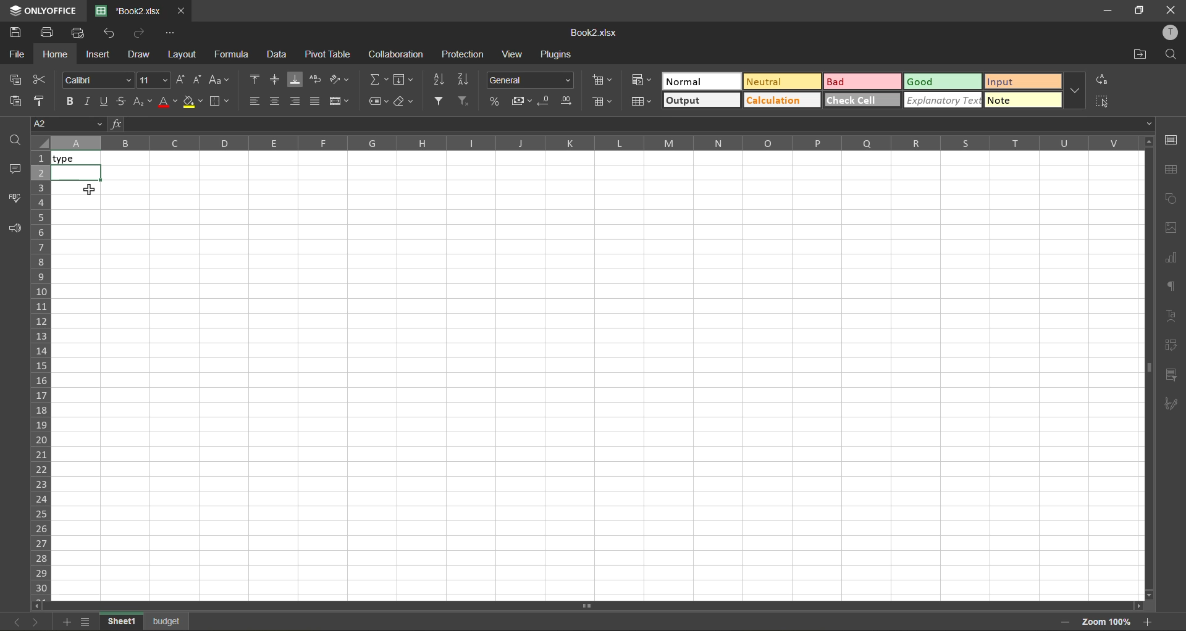 The width and height of the screenshot is (1186, 631). What do you see at coordinates (222, 80) in the screenshot?
I see `change case` at bounding box center [222, 80].